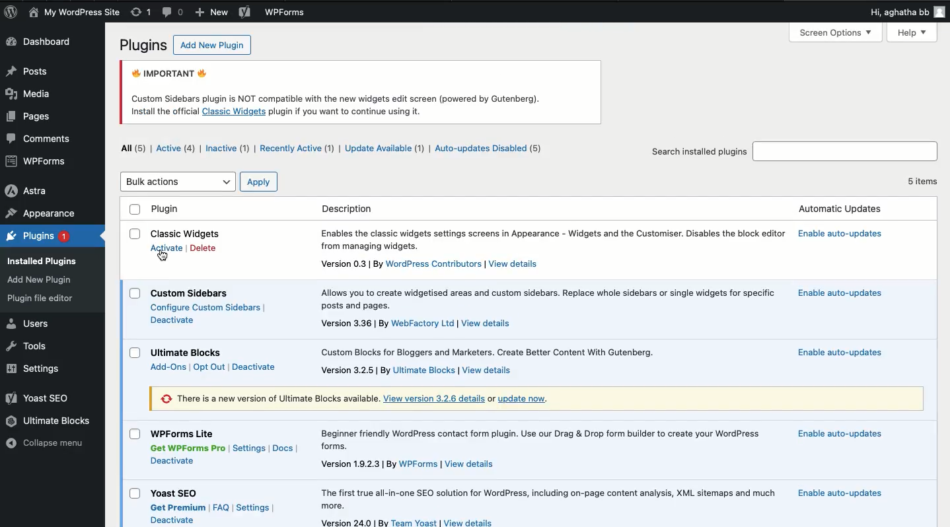  Describe the element at coordinates (423, 322) in the screenshot. I see `webfactory` at that location.